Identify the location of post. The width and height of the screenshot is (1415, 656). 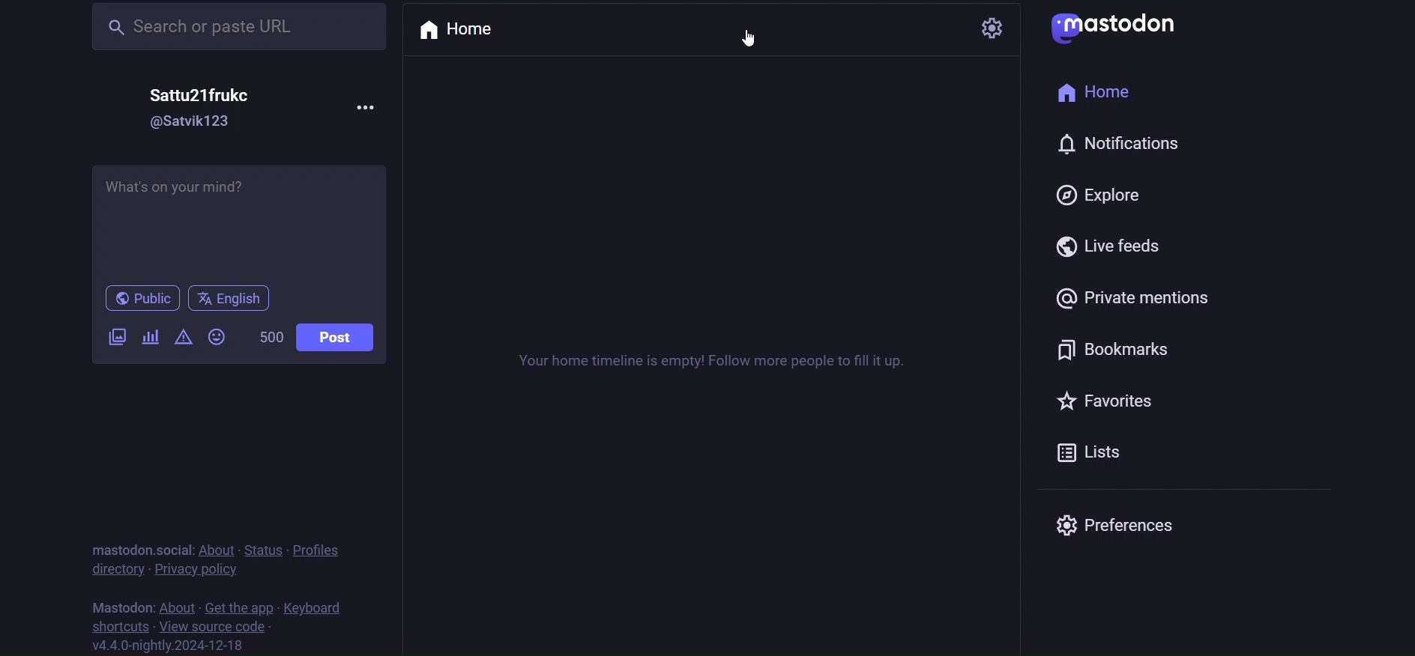
(340, 337).